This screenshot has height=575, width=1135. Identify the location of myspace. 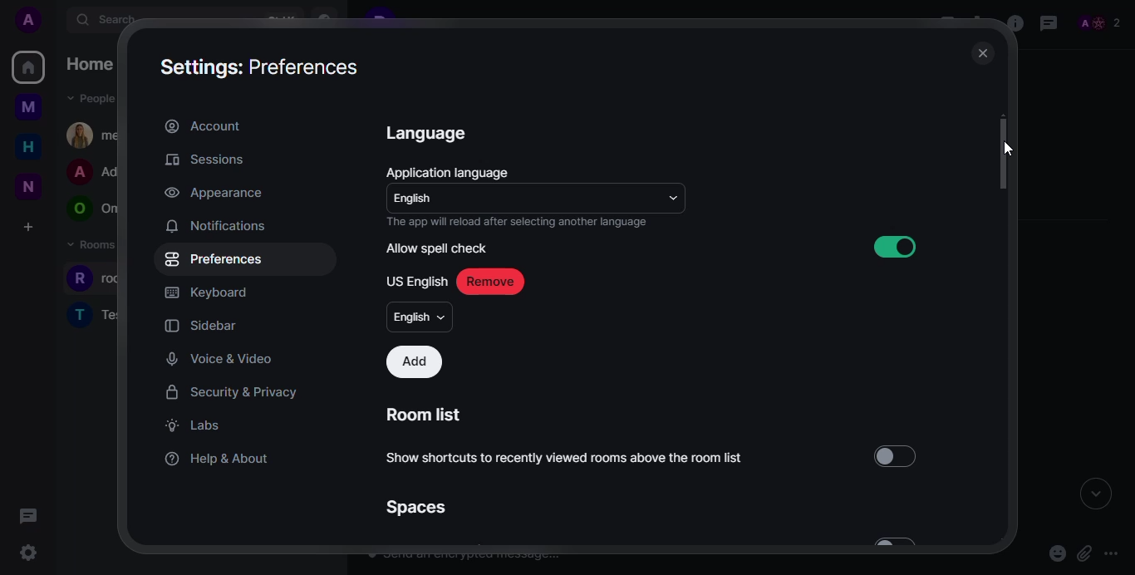
(27, 109).